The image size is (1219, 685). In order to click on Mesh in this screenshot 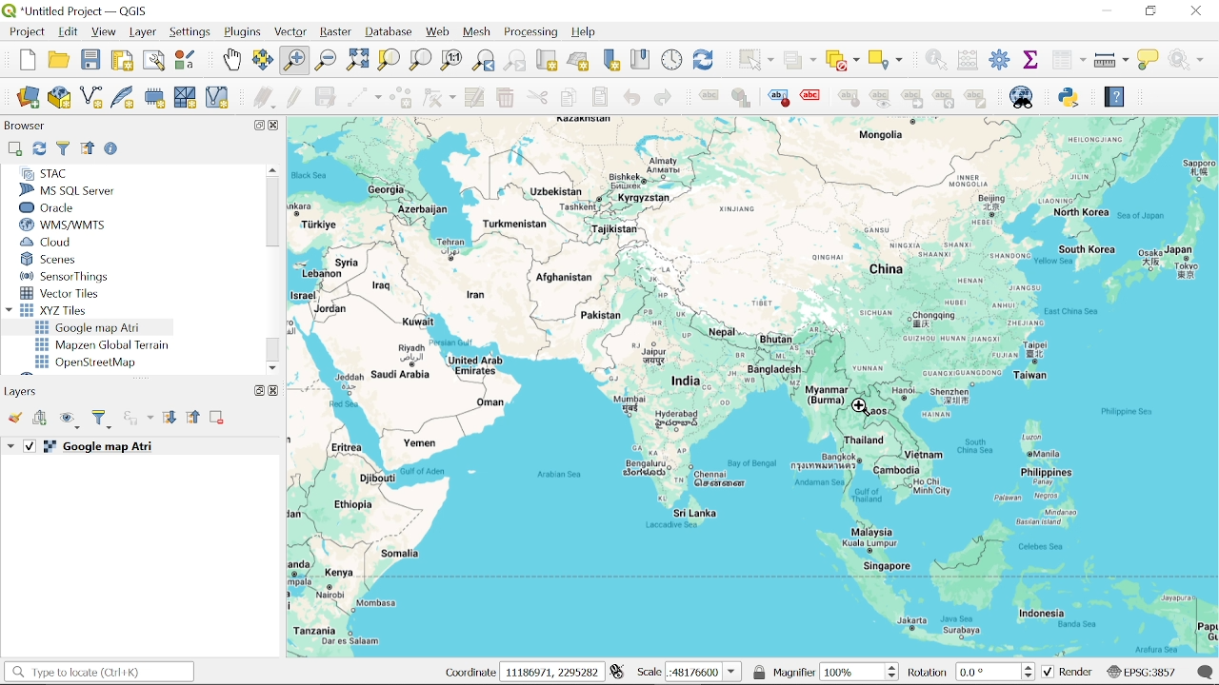, I will do `click(478, 32)`.